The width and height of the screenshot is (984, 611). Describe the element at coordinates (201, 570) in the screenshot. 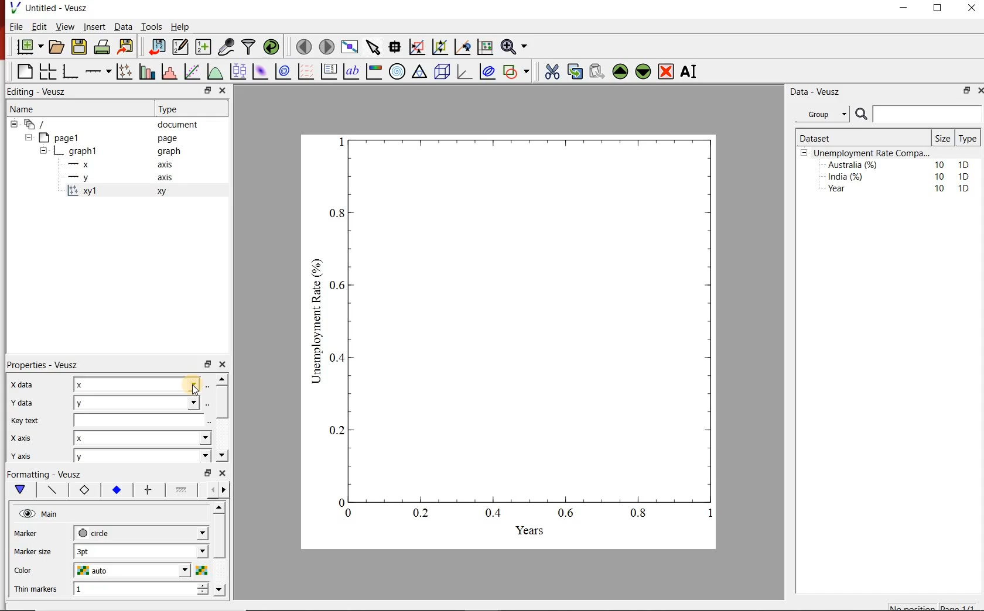

I see `choose color` at that location.